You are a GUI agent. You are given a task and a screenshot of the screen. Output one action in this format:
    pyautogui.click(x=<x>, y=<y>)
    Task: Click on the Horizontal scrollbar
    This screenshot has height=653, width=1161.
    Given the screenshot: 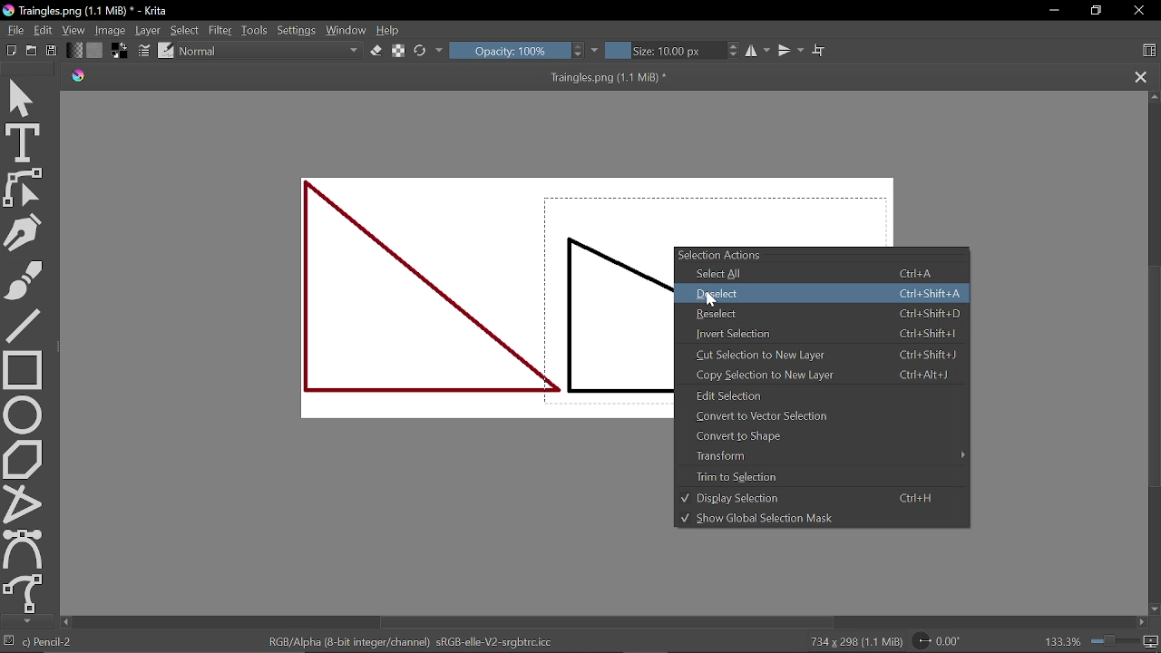 What is the action you would take?
    pyautogui.click(x=608, y=621)
    